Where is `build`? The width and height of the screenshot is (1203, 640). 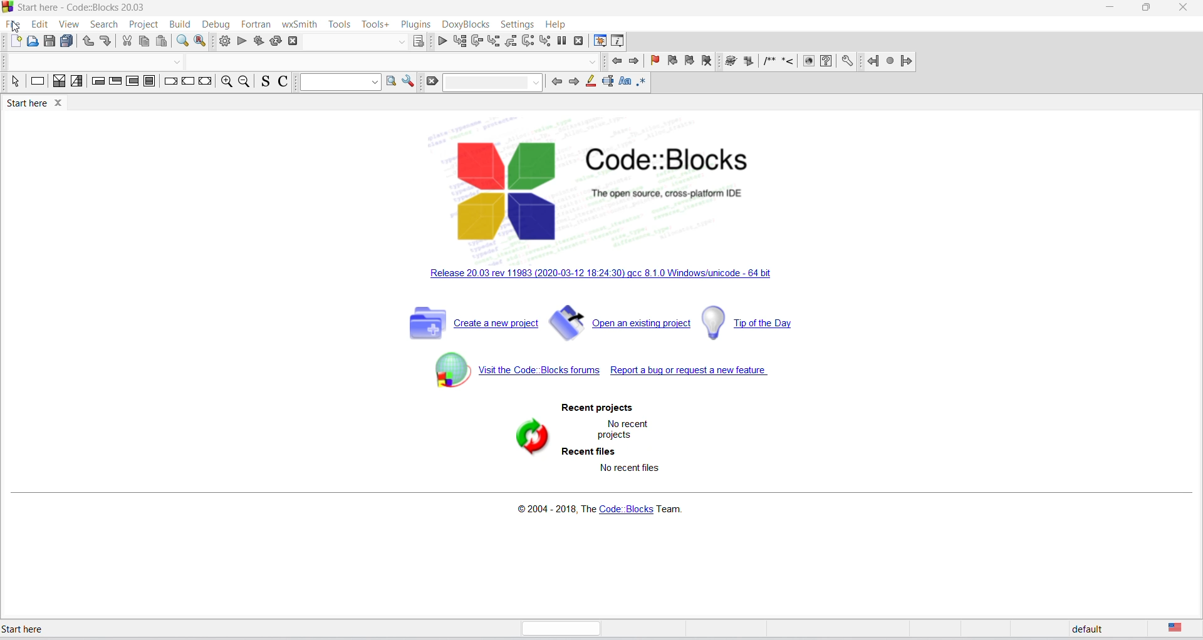 build is located at coordinates (221, 41).